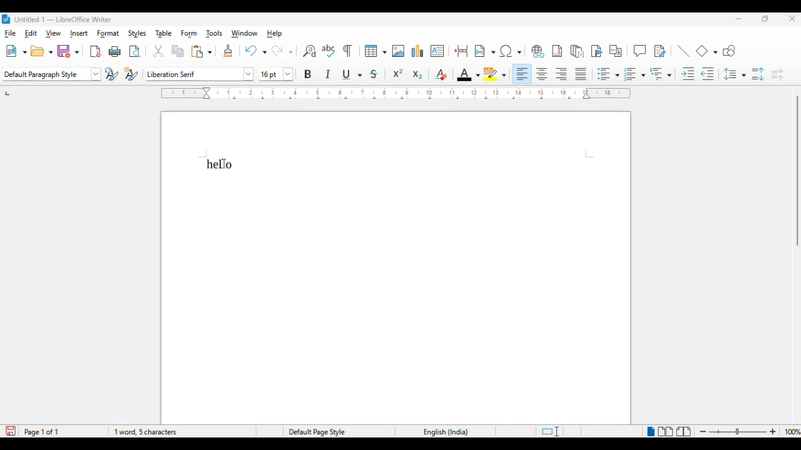 The image size is (801, 450). What do you see at coordinates (549, 432) in the screenshot?
I see `standard selection` at bounding box center [549, 432].